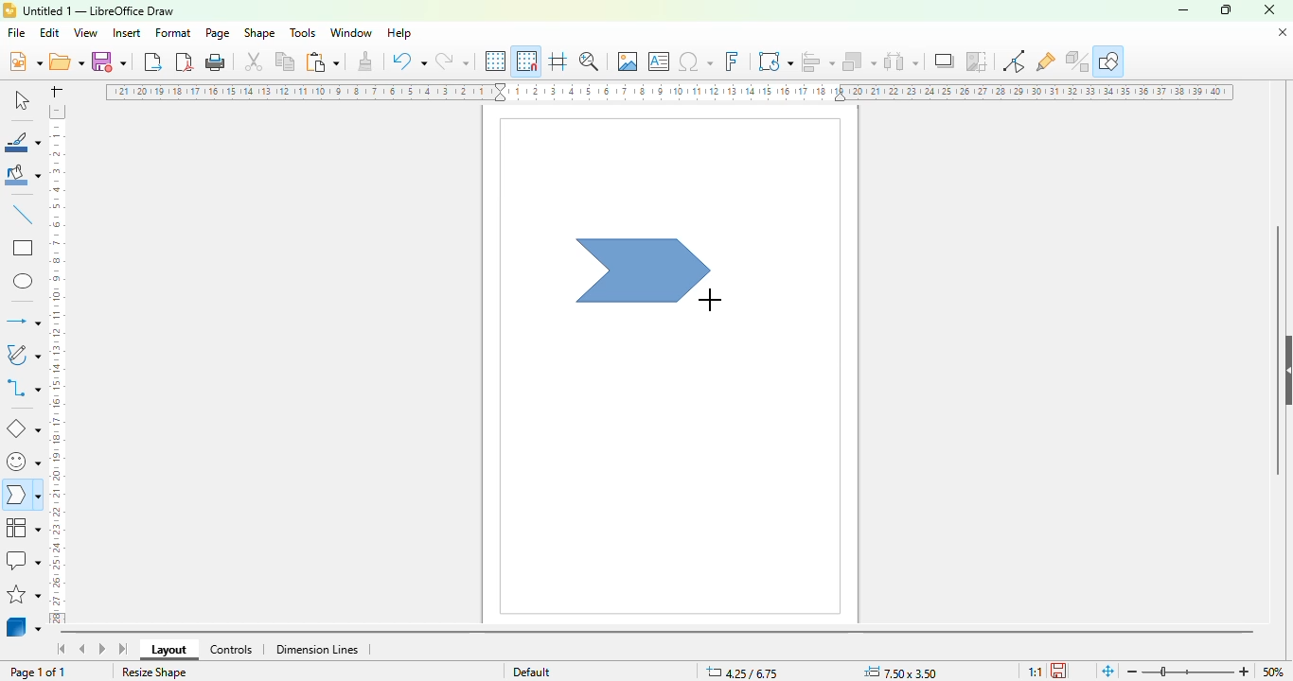 This screenshot has height=681, width=1293. I want to click on paste, so click(322, 61).